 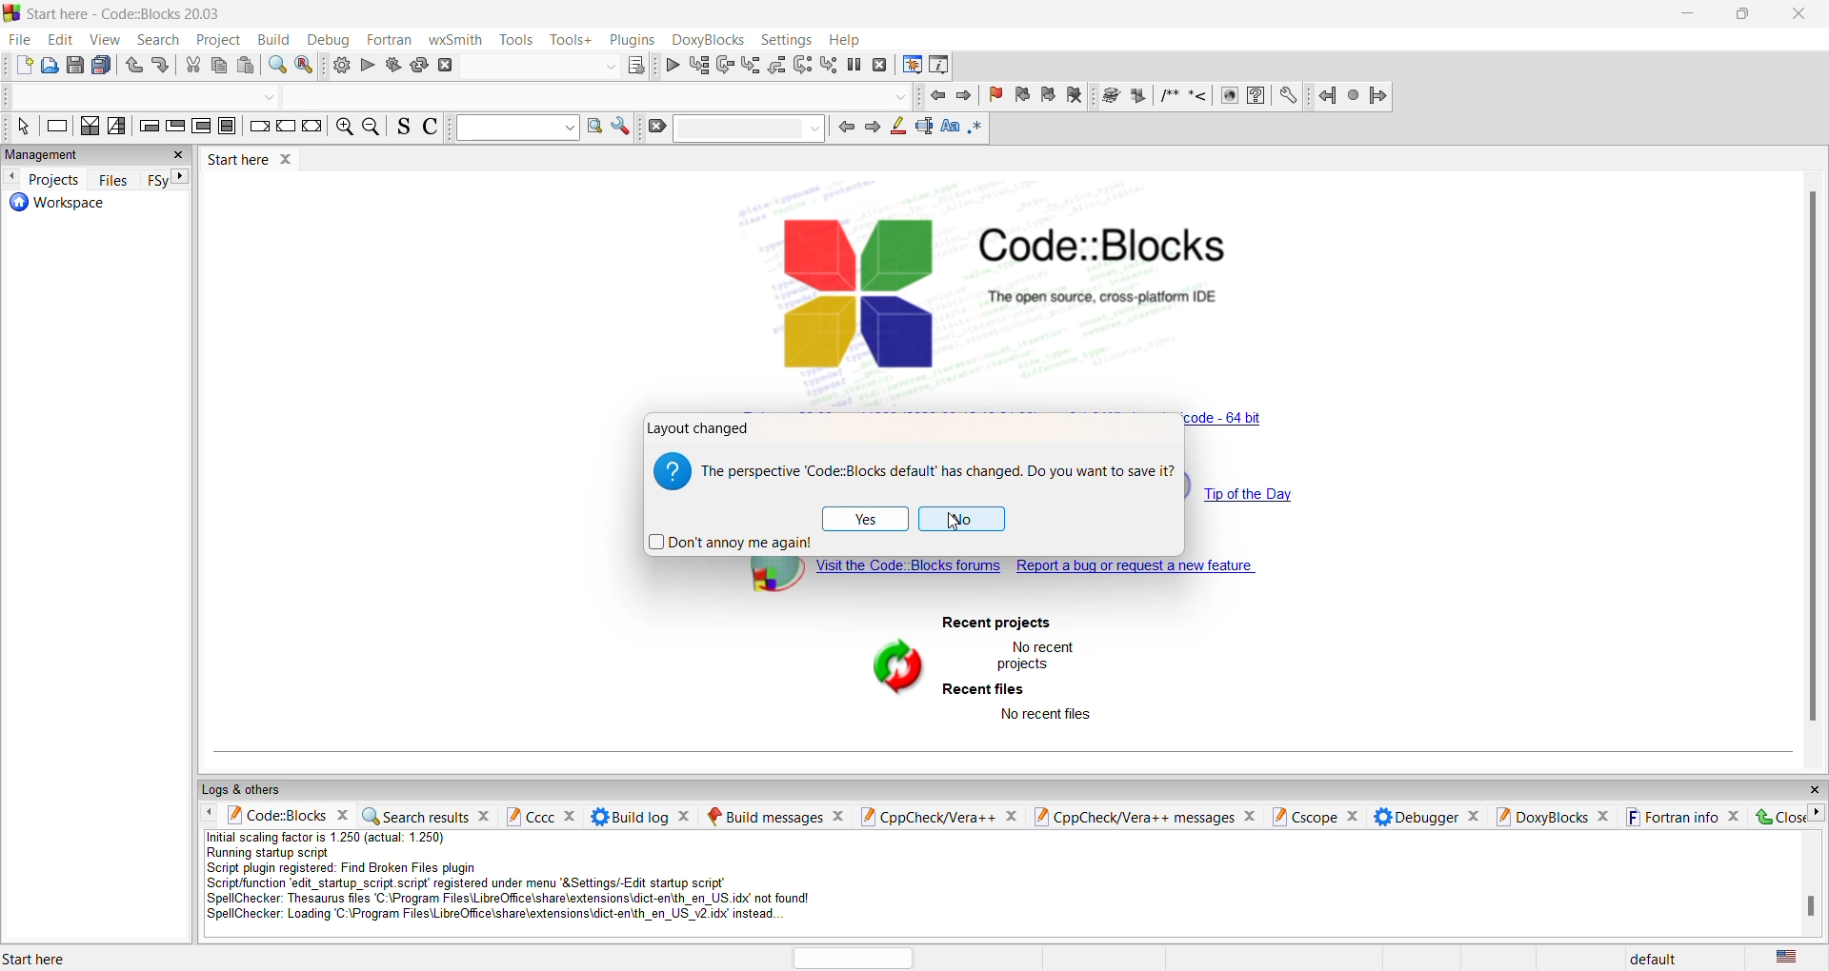 I want to click on use regex, so click(x=976, y=129).